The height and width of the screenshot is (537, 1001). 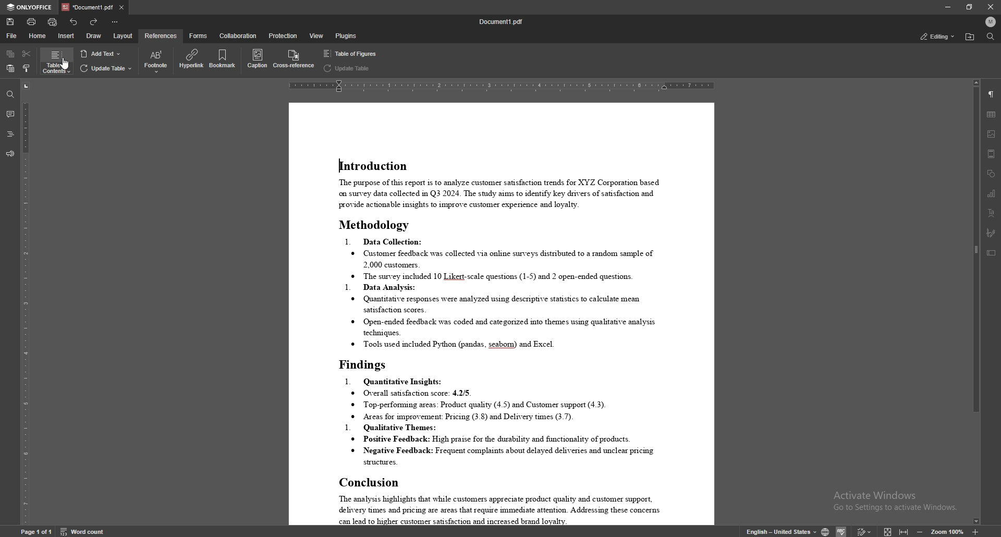 I want to click on table of contents, so click(x=56, y=62).